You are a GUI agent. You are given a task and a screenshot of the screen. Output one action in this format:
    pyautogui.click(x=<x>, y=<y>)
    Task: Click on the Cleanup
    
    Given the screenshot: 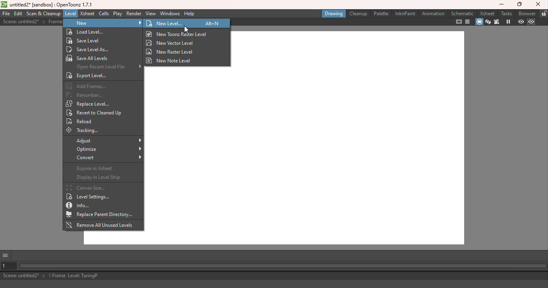 What is the action you would take?
    pyautogui.click(x=358, y=13)
    